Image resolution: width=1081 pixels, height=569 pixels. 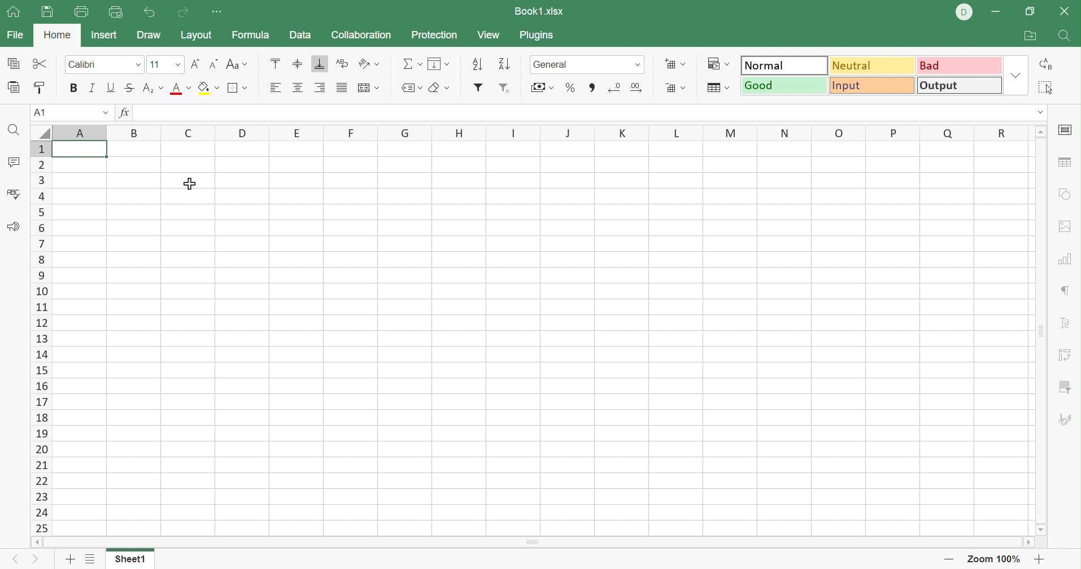 I want to click on Drop down, so click(x=1040, y=112).